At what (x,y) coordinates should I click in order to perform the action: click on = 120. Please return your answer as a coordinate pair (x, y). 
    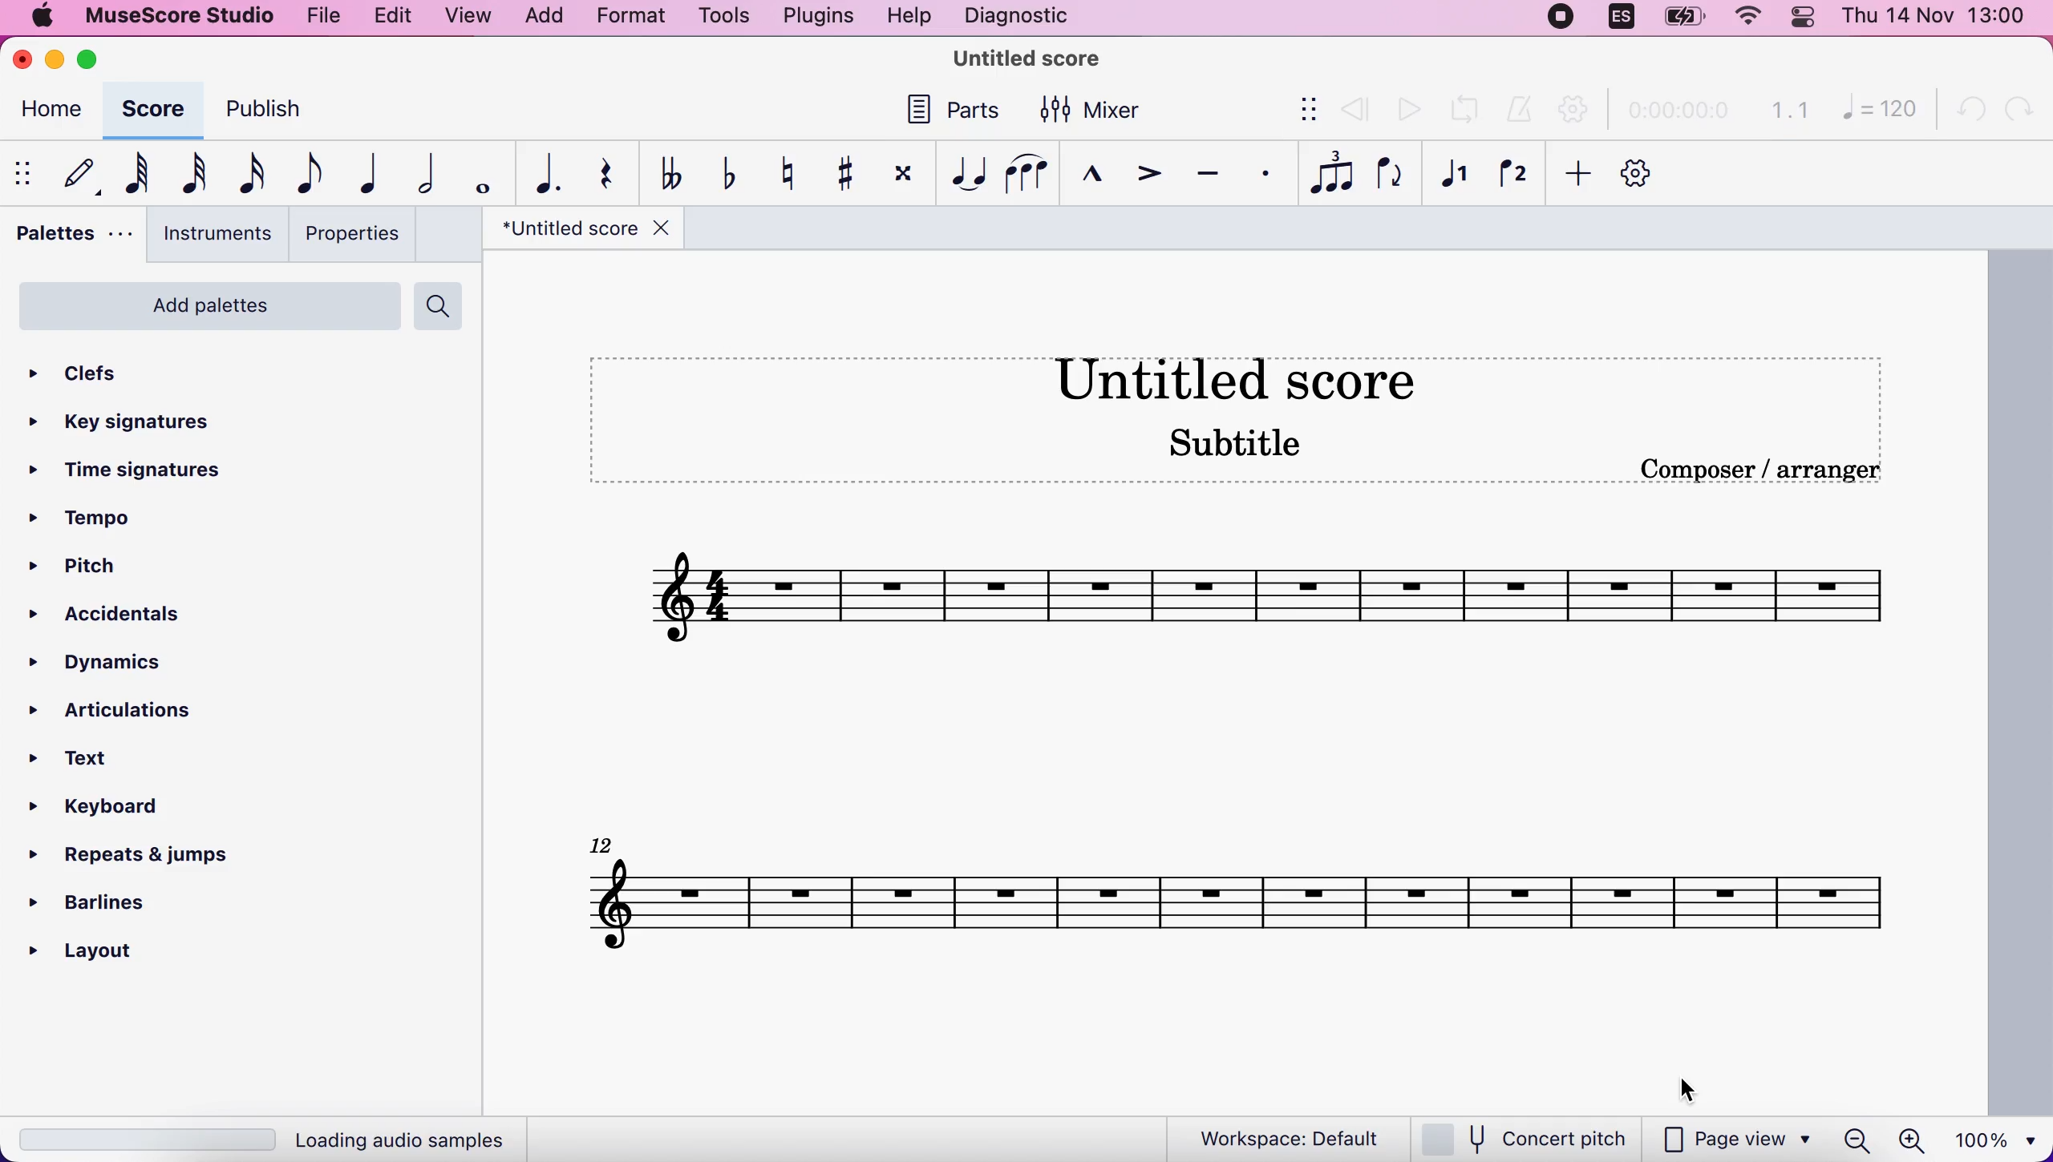
    Looking at the image, I should click on (1872, 109).